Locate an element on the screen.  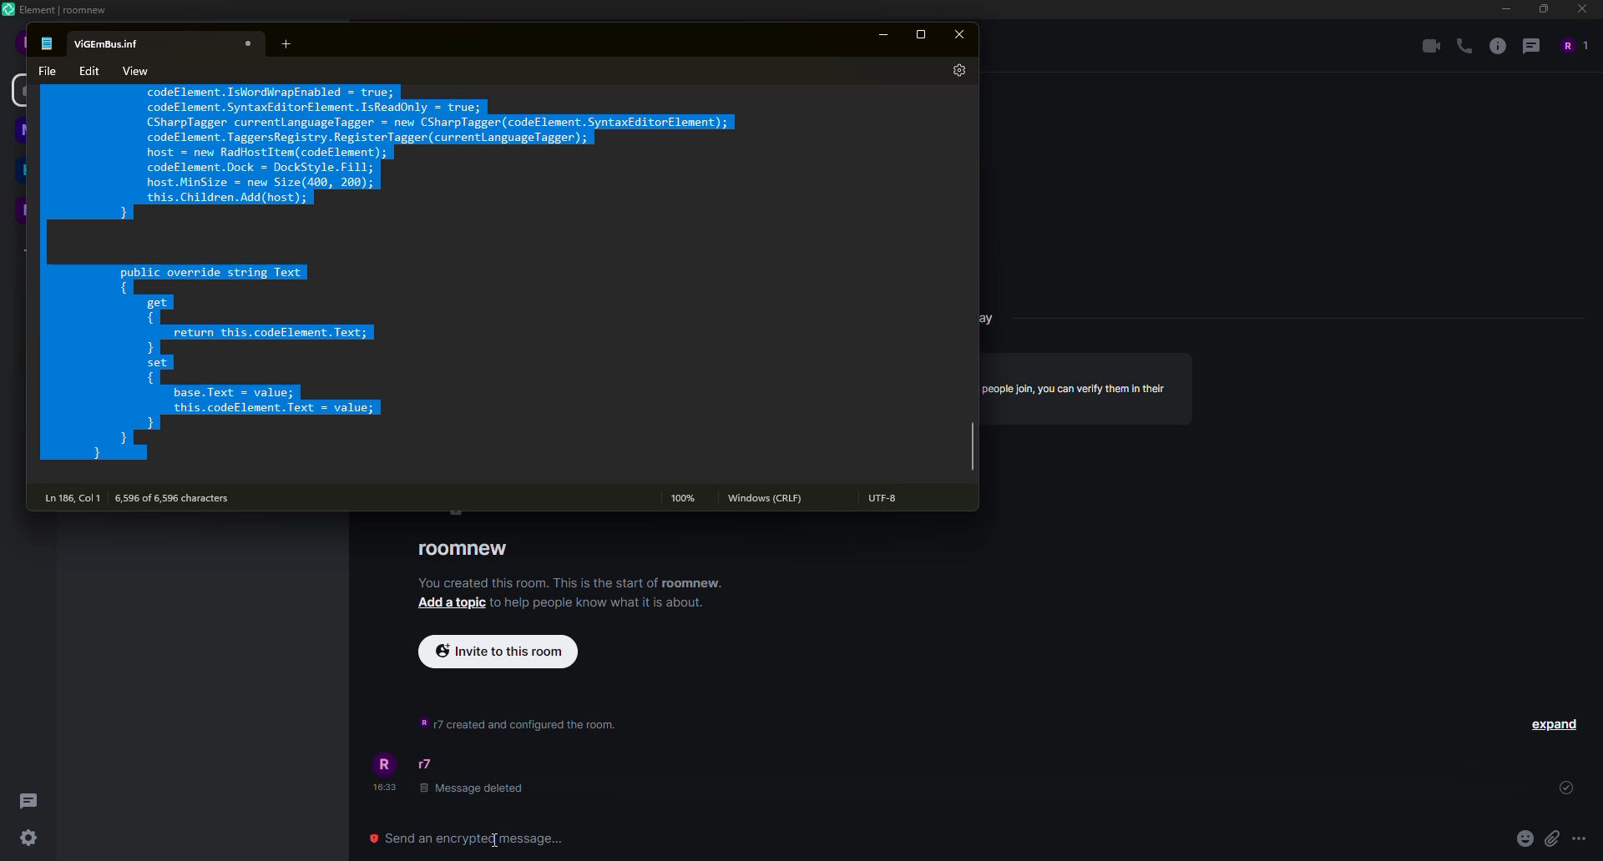
close is located at coordinates (1580, 9).